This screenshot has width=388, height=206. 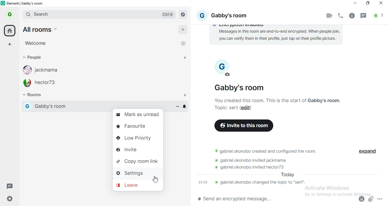 I want to click on all rooms, so click(x=46, y=29).